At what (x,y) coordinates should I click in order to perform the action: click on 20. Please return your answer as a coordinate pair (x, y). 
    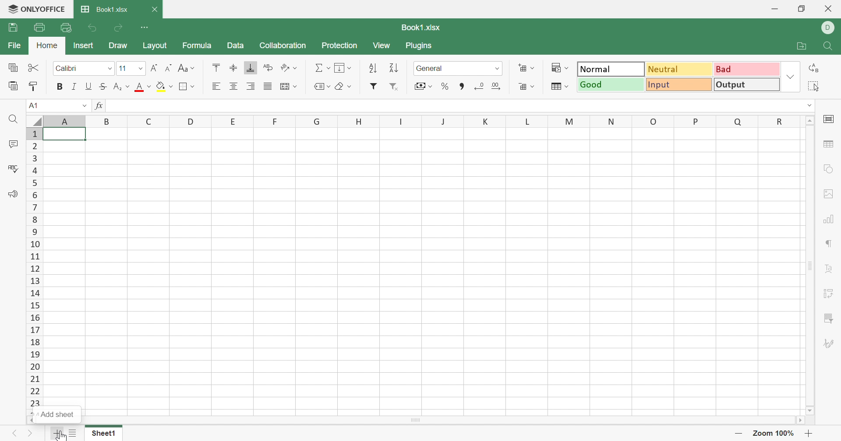
    Looking at the image, I should click on (34, 367).